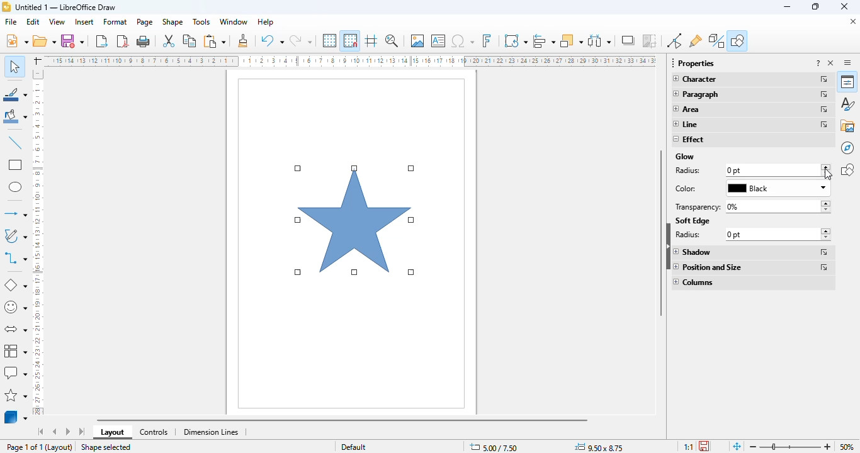  Describe the element at coordinates (242, 41) in the screenshot. I see `clone formatting` at that location.